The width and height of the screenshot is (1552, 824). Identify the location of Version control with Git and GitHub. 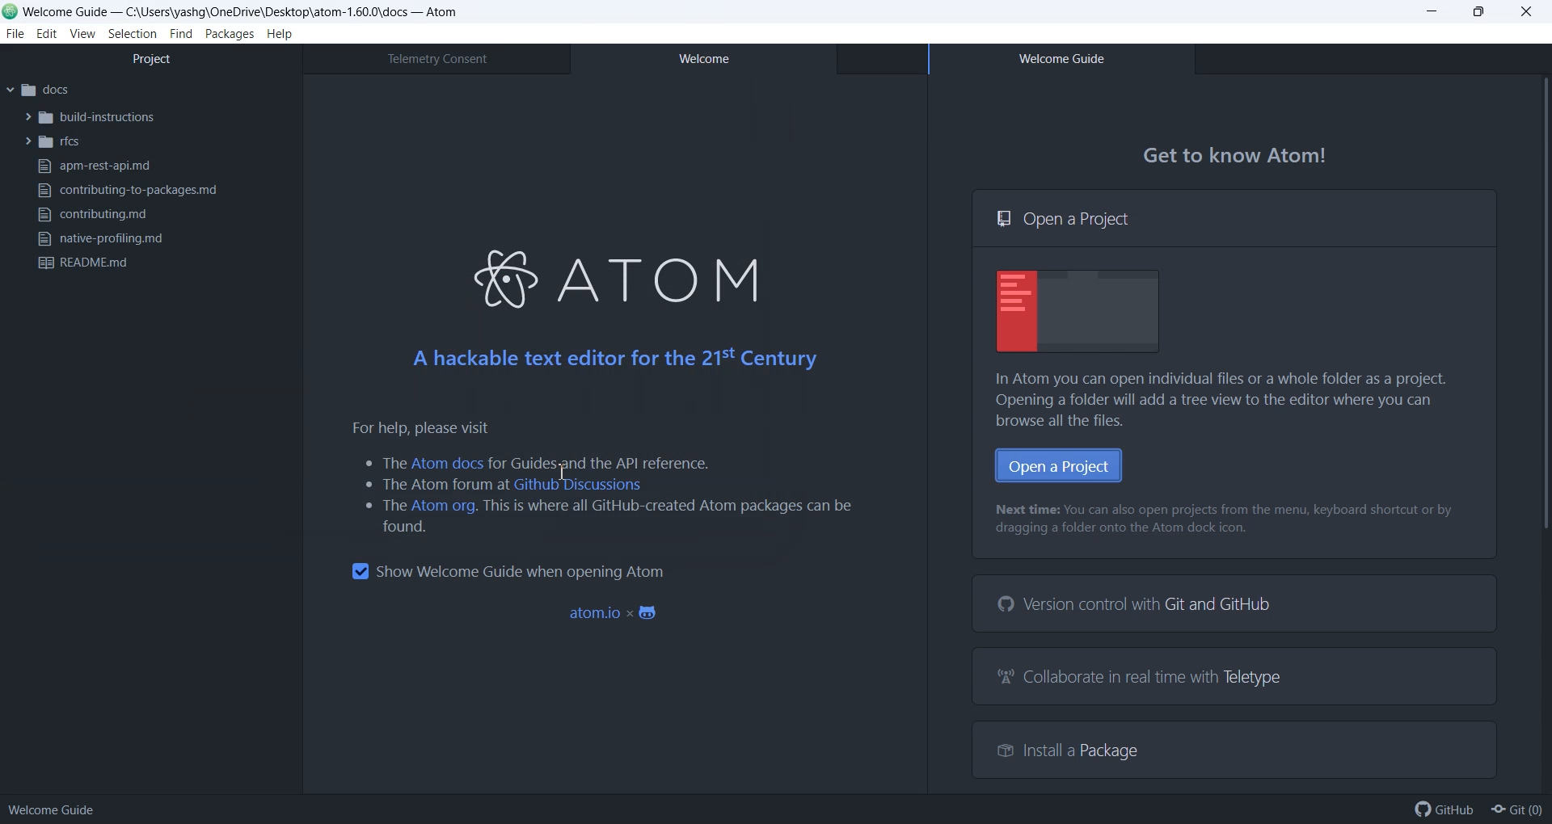
(1138, 604).